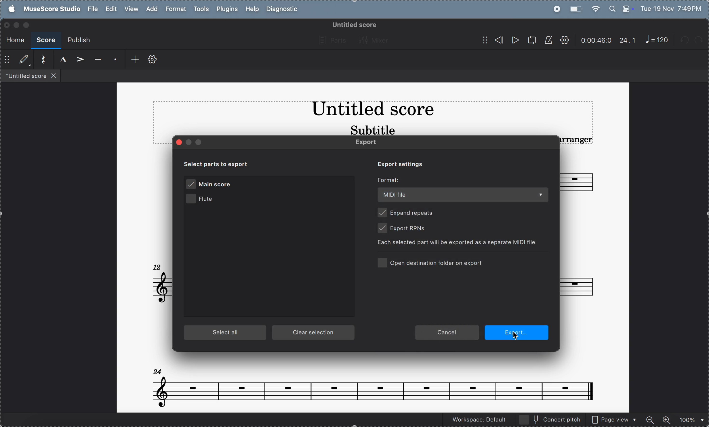 This screenshot has height=427, width=709. What do you see at coordinates (690, 419) in the screenshot?
I see `zoom percentage` at bounding box center [690, 419].